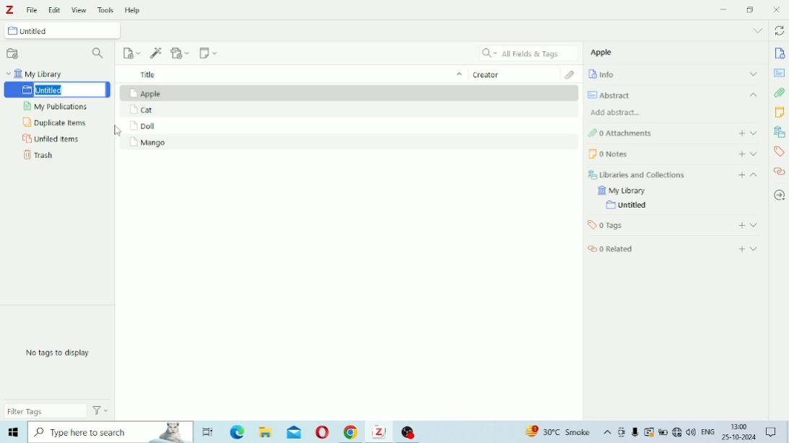  I want to click on Sync, so click(780, 30).